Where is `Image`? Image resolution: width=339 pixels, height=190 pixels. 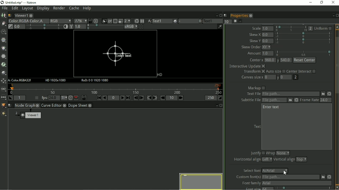 Image is located at coordinates (4, 16).